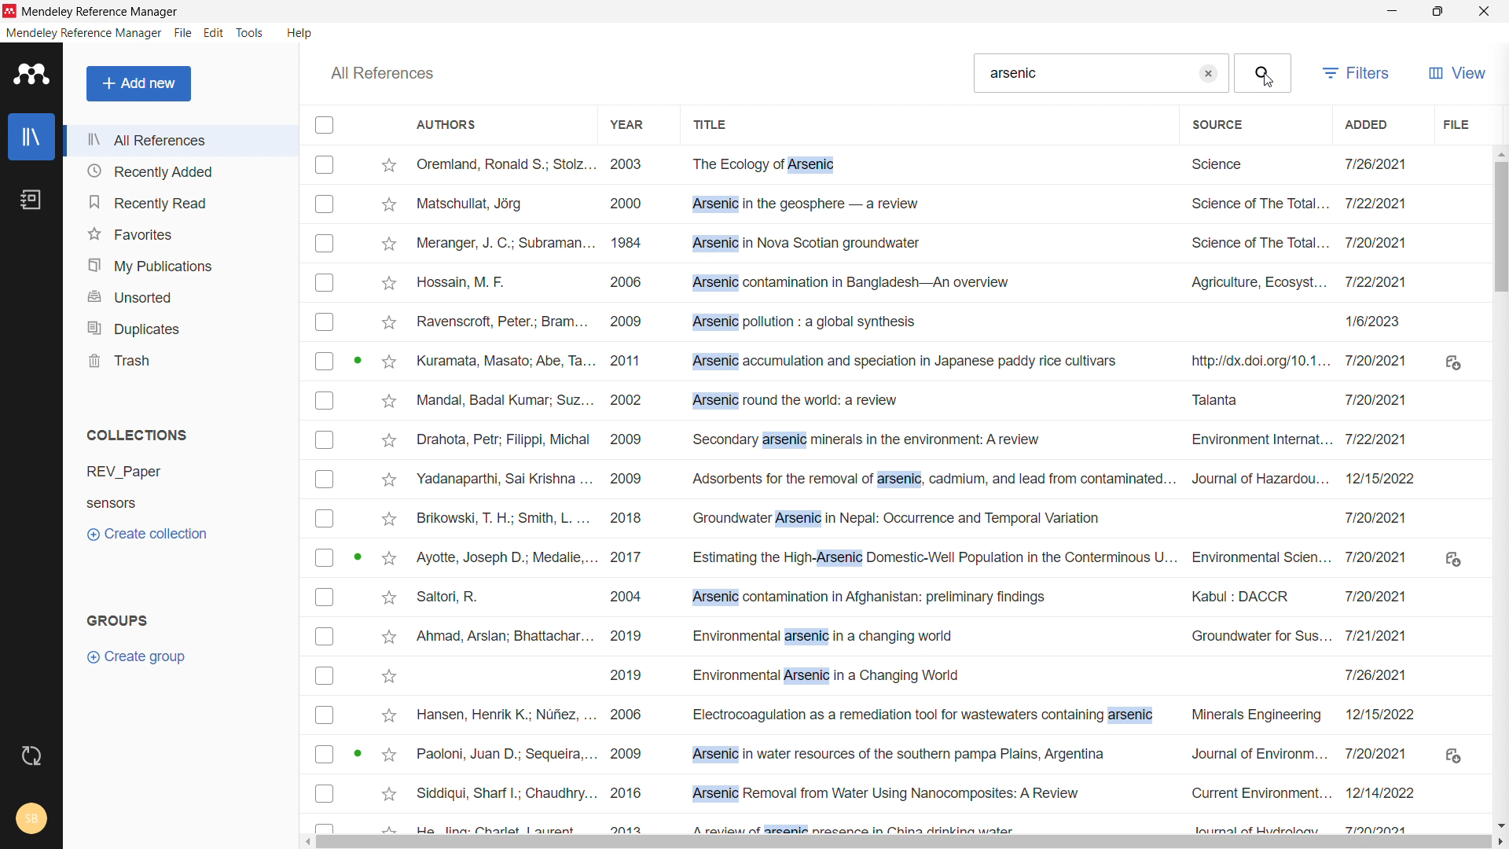 The image size is (1509, 849). I want to click on source, so click(1254, 124).